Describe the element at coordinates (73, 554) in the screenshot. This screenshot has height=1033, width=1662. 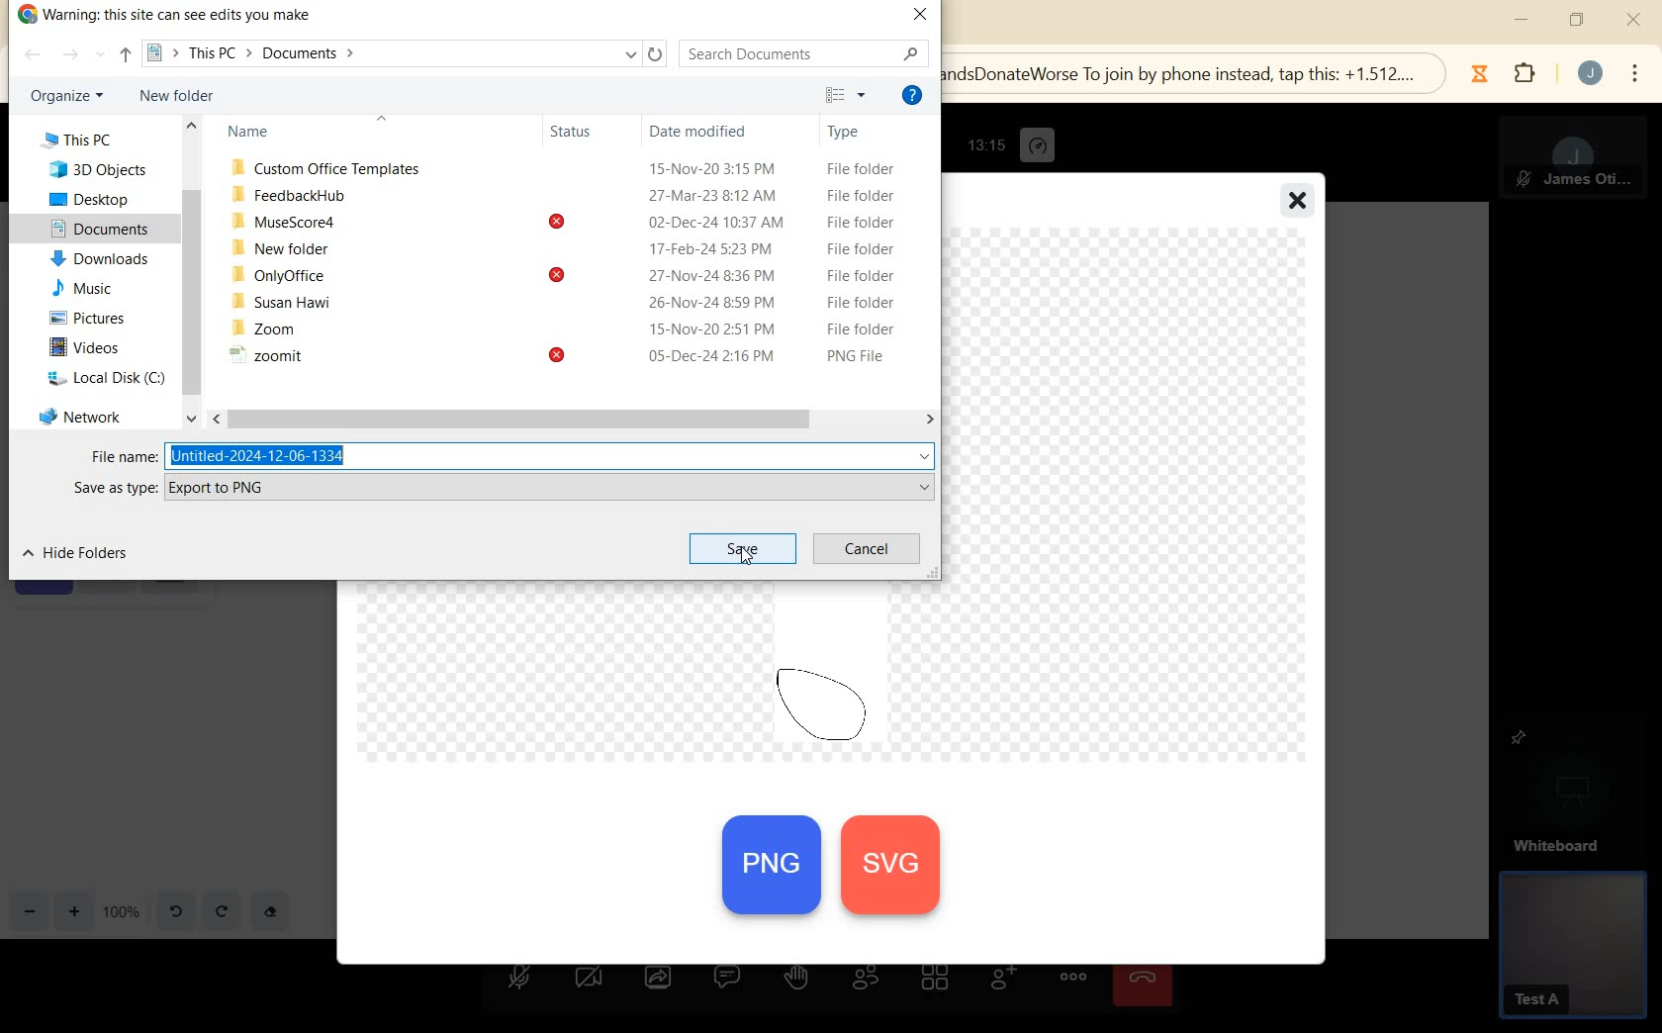
I see `HIDE FOLDERS` at that location.